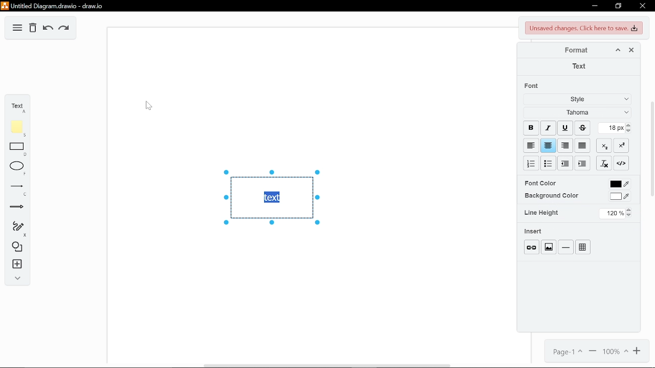 The width and height of the screenshot is (655, 368). Describe the element at coordinates (15, 247) in the screenshot. I see `shapes` at that location.